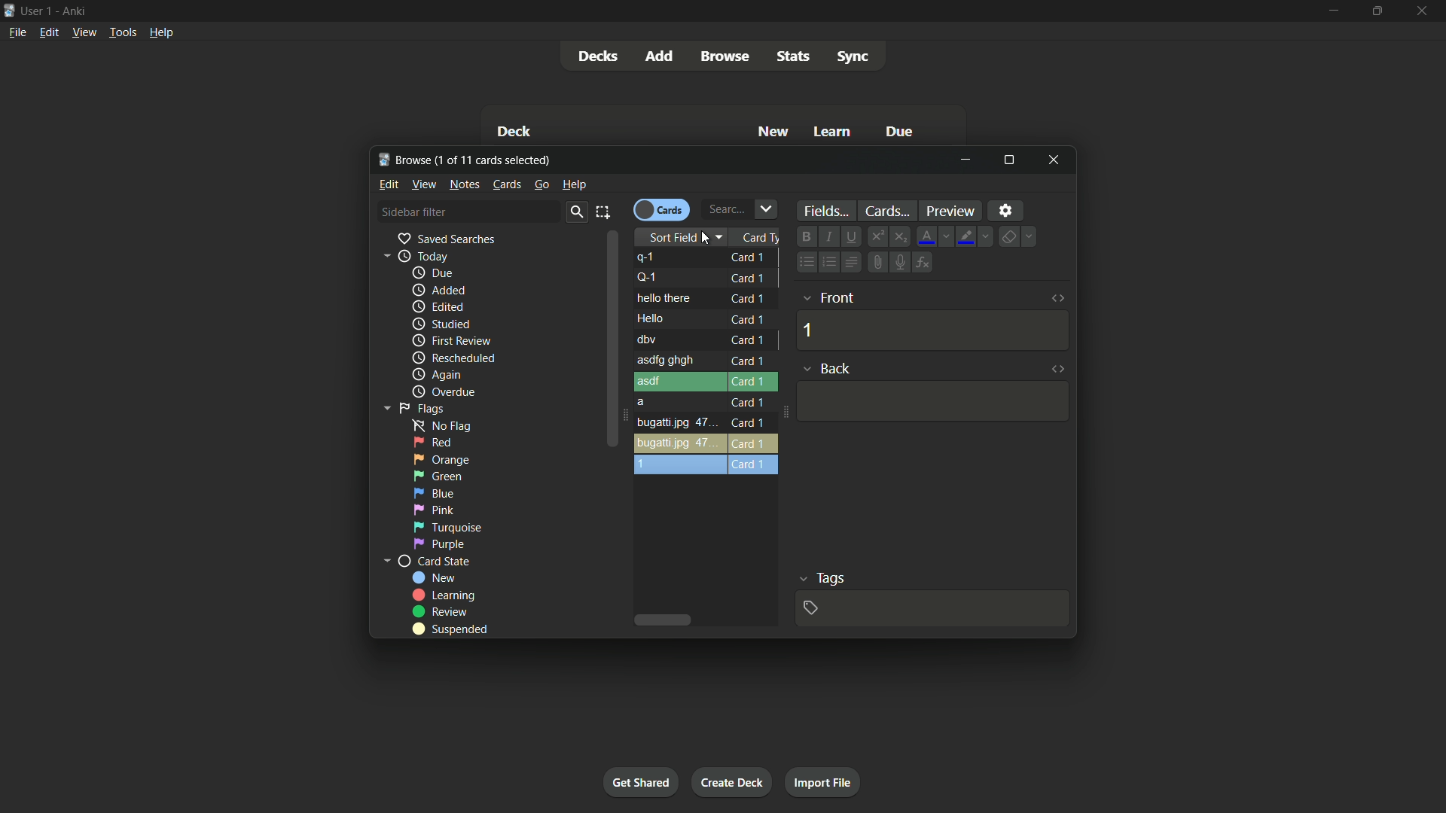  Describe the element at coordinates (850, 235) in the screenshot. I see `underline` at that location.